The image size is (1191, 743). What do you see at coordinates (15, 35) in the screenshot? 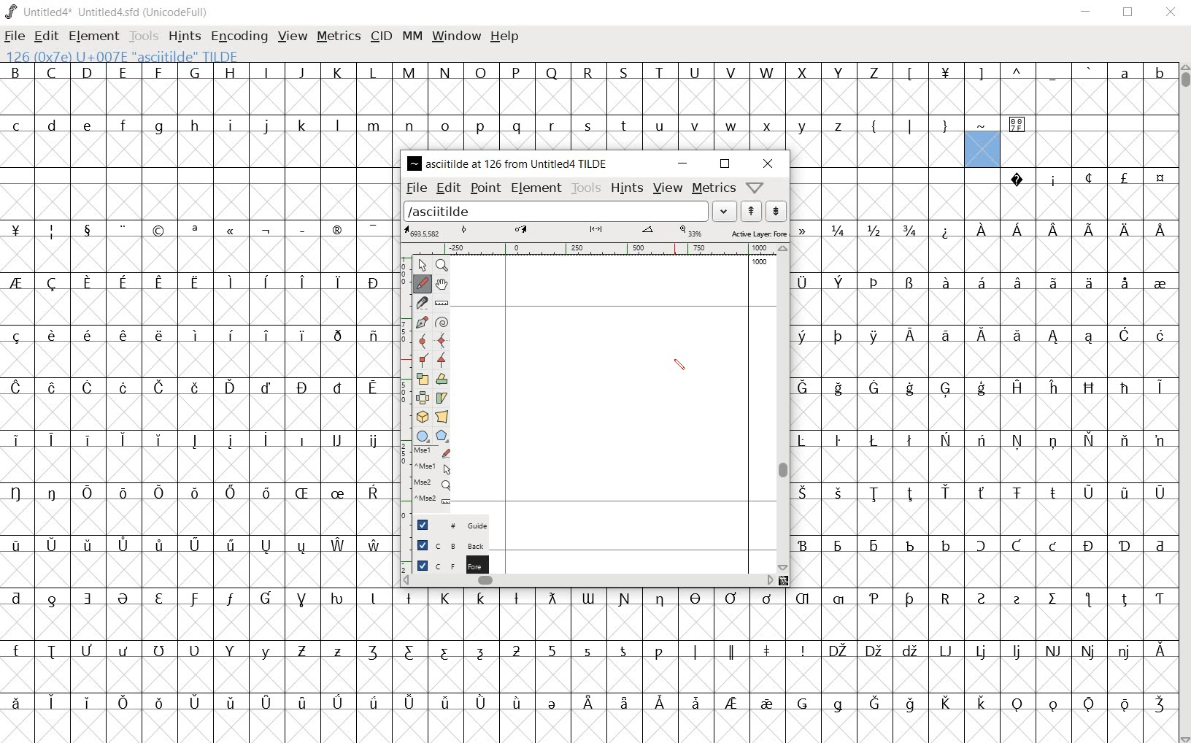
I see `FILE` at bounding box center [15, 35].